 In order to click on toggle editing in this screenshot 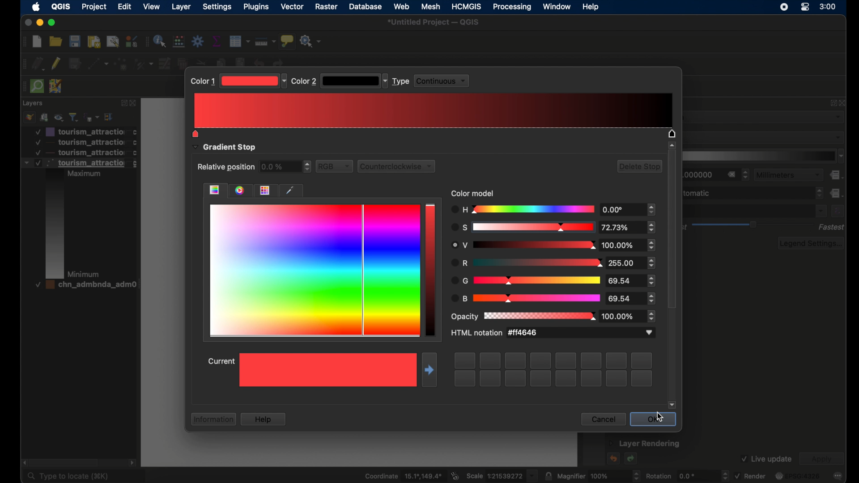, I will do `click(56, 64)`.